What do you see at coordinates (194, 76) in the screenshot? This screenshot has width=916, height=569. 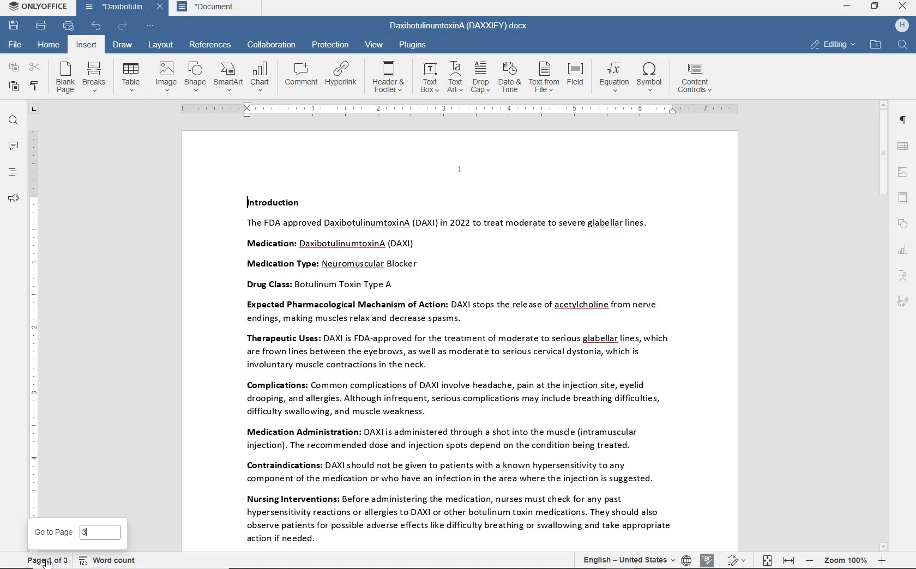 I see `shape` at bounding box center [194, 76].